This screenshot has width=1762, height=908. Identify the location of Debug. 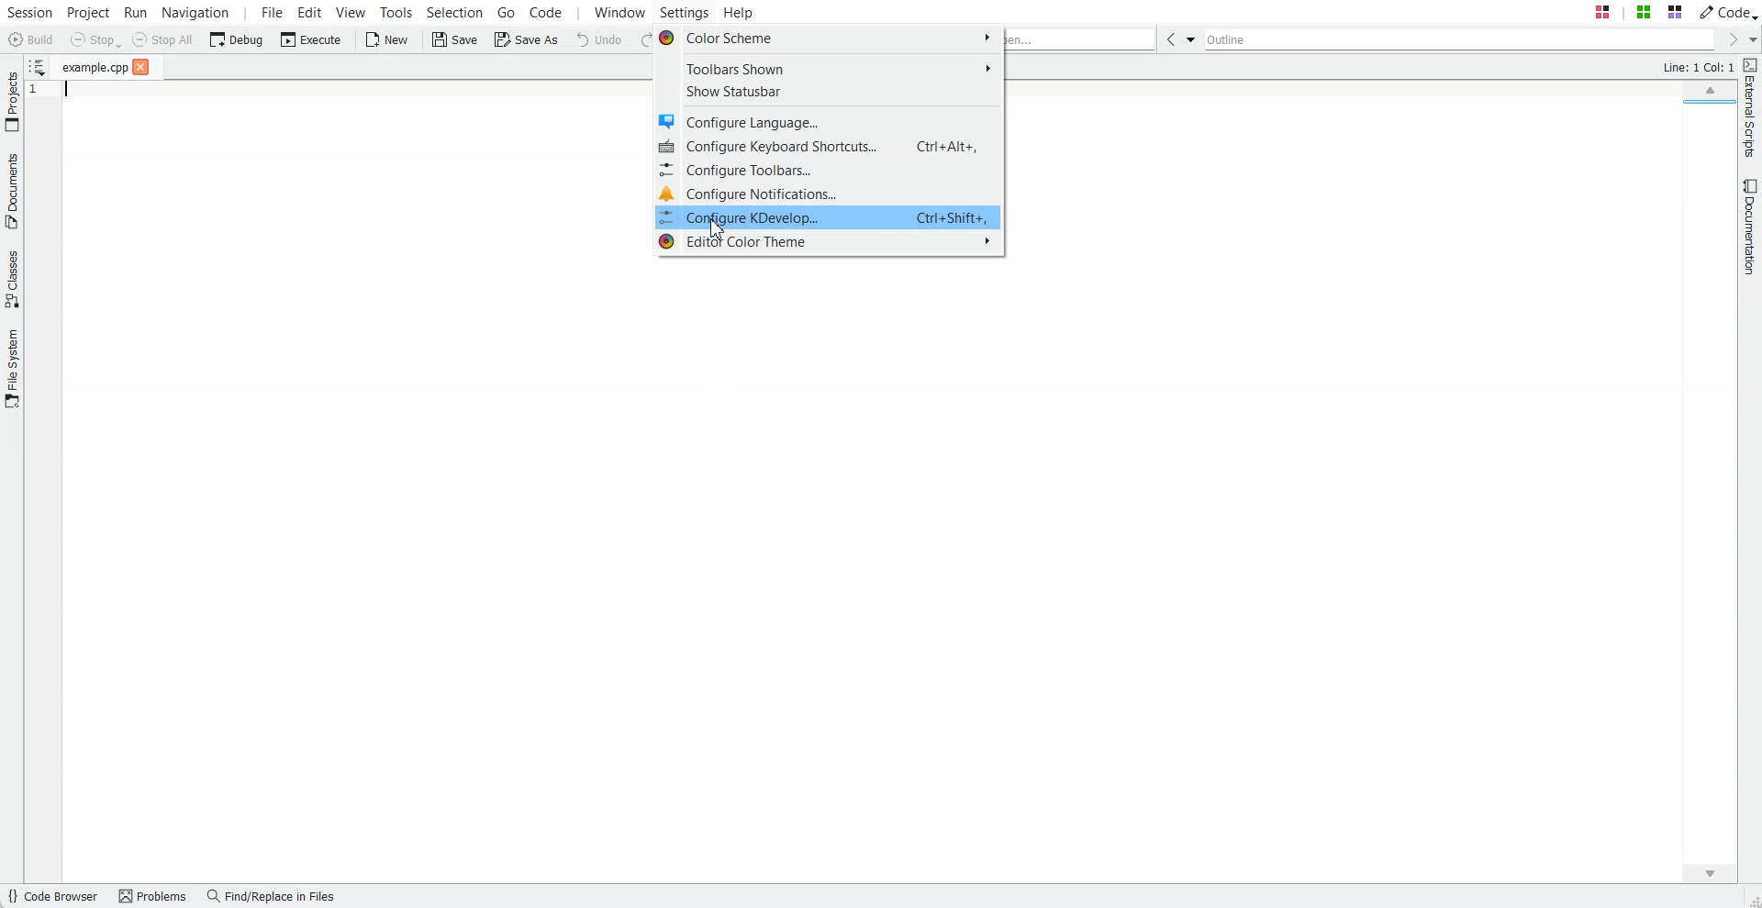
(237, 39).